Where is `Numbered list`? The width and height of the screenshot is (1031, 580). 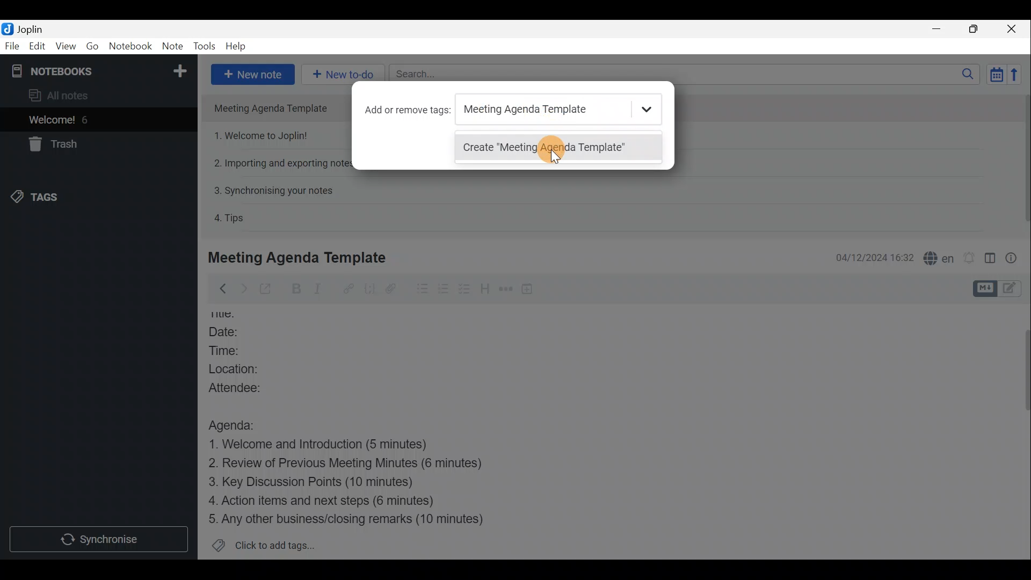 Numbered list is located at coordinates (444, 291).